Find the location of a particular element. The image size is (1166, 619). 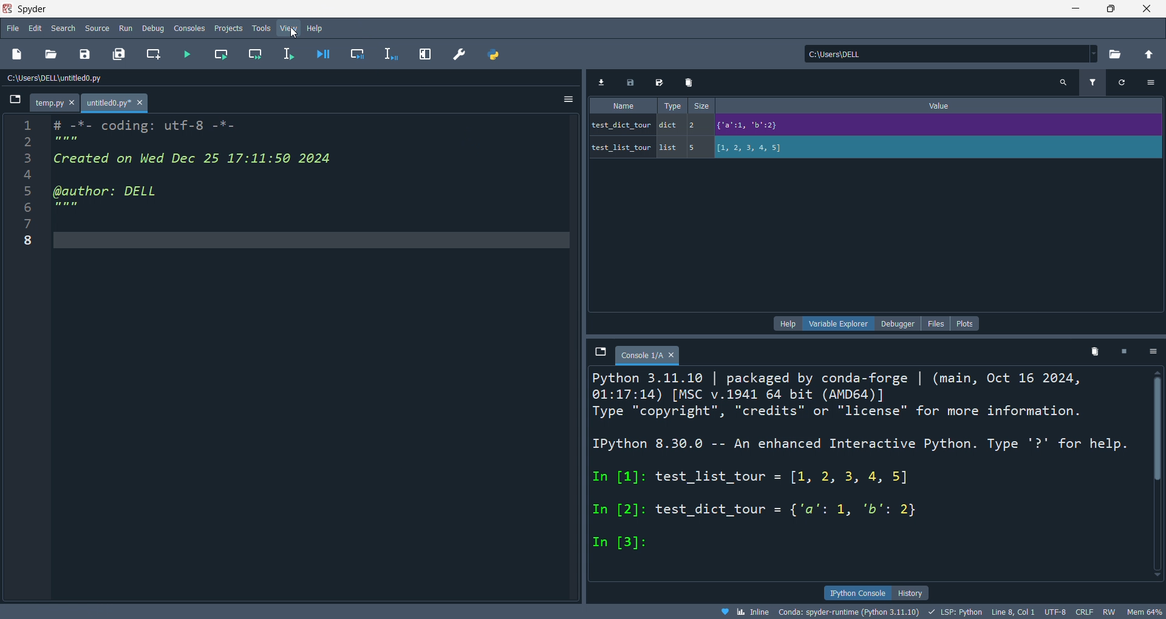

new file is located at coordinates (18, 55).